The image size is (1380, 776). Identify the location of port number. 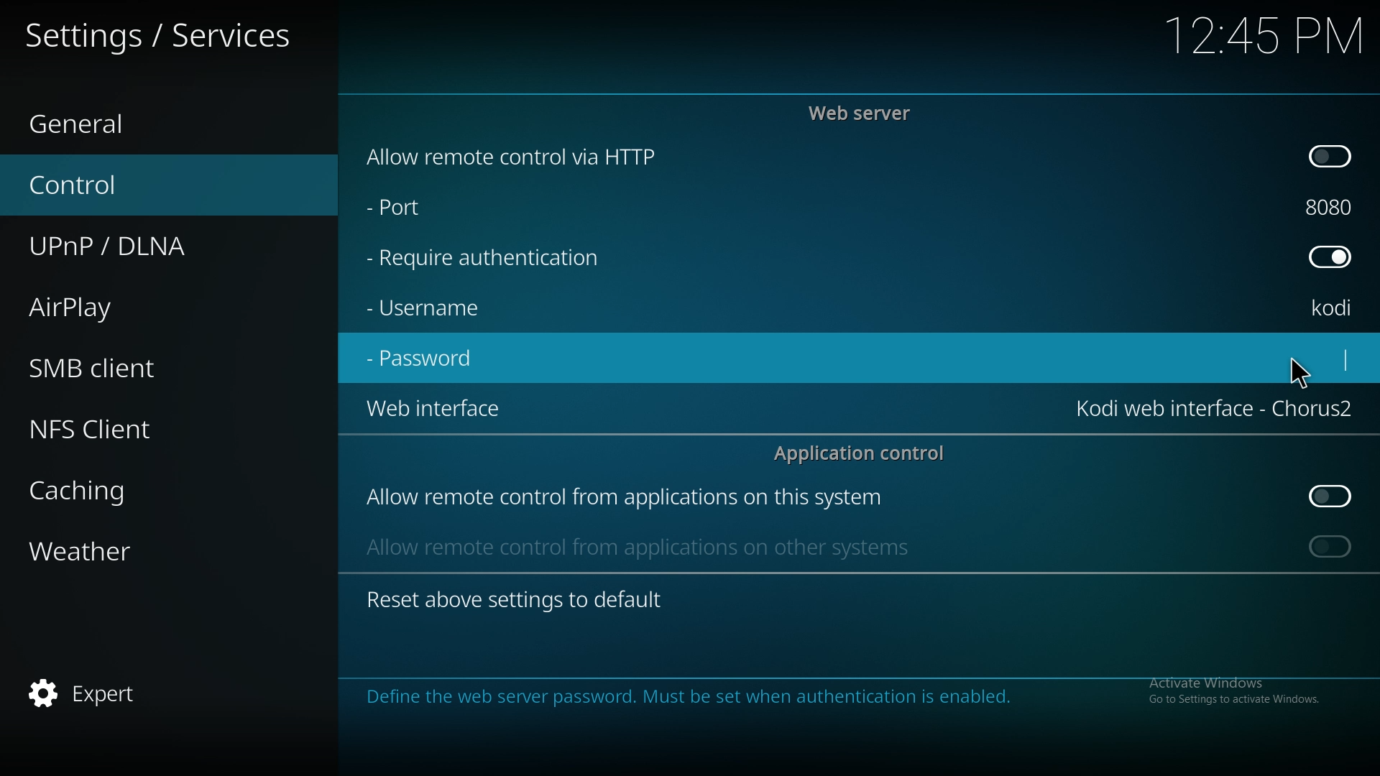
(1333, 204).